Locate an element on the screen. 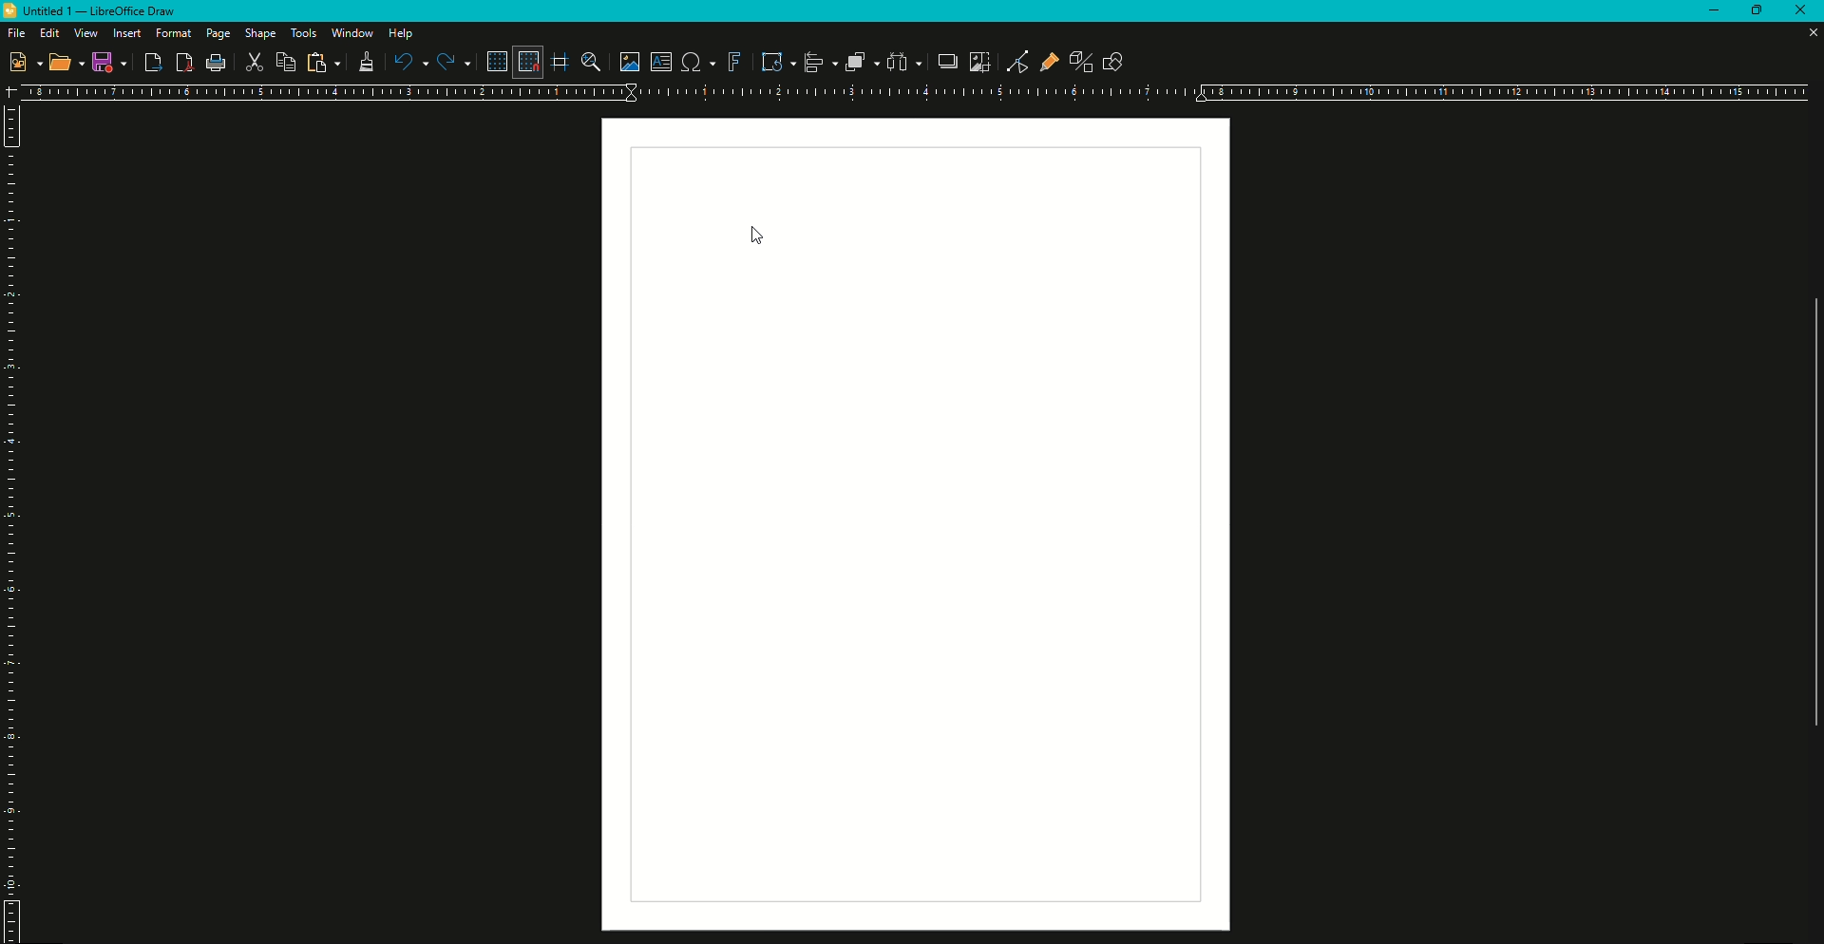 The height and width of the screenshot is (944, 1824). Snap to Grid is located at coordinates (530, 63).